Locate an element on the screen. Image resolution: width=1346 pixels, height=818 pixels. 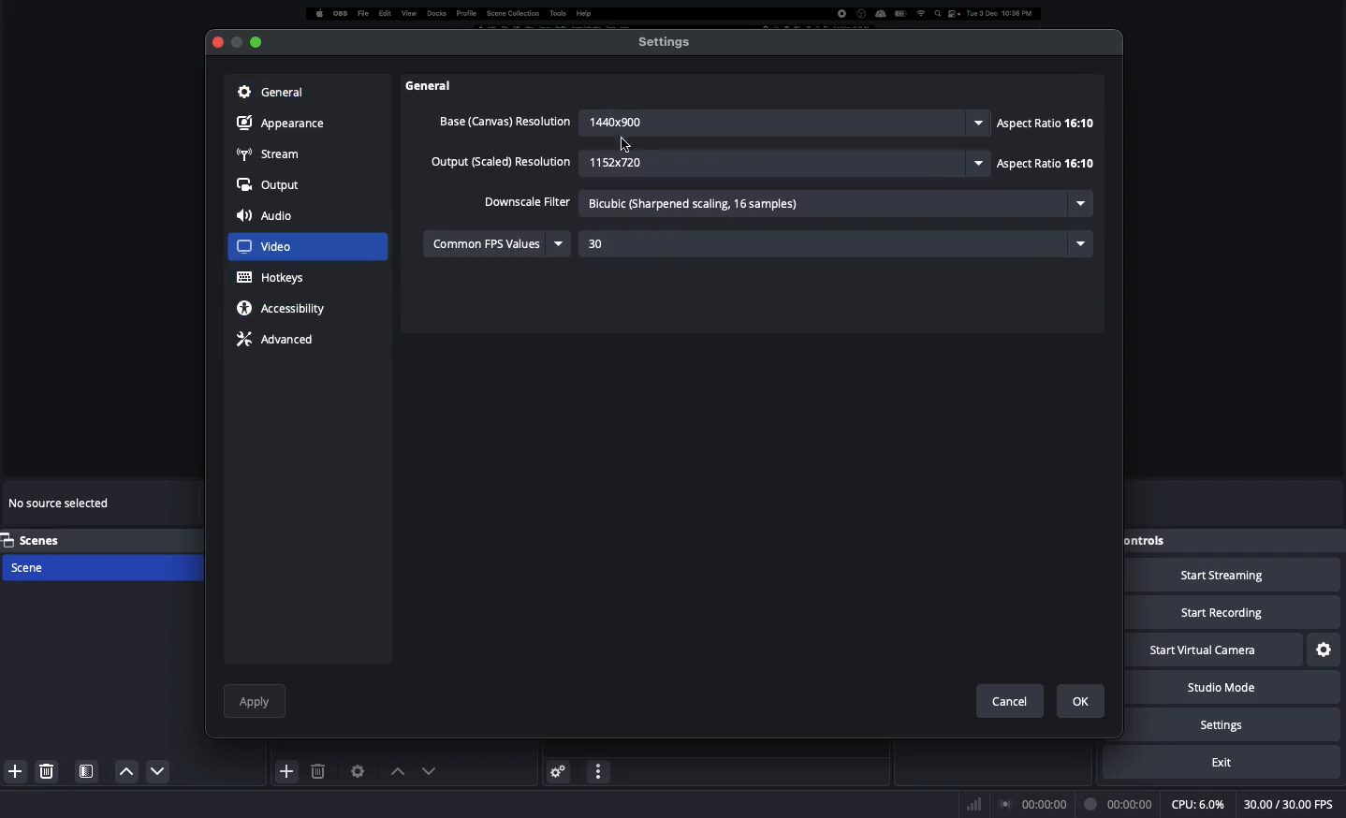
Output resolution  is located at coordinates (503, 164).